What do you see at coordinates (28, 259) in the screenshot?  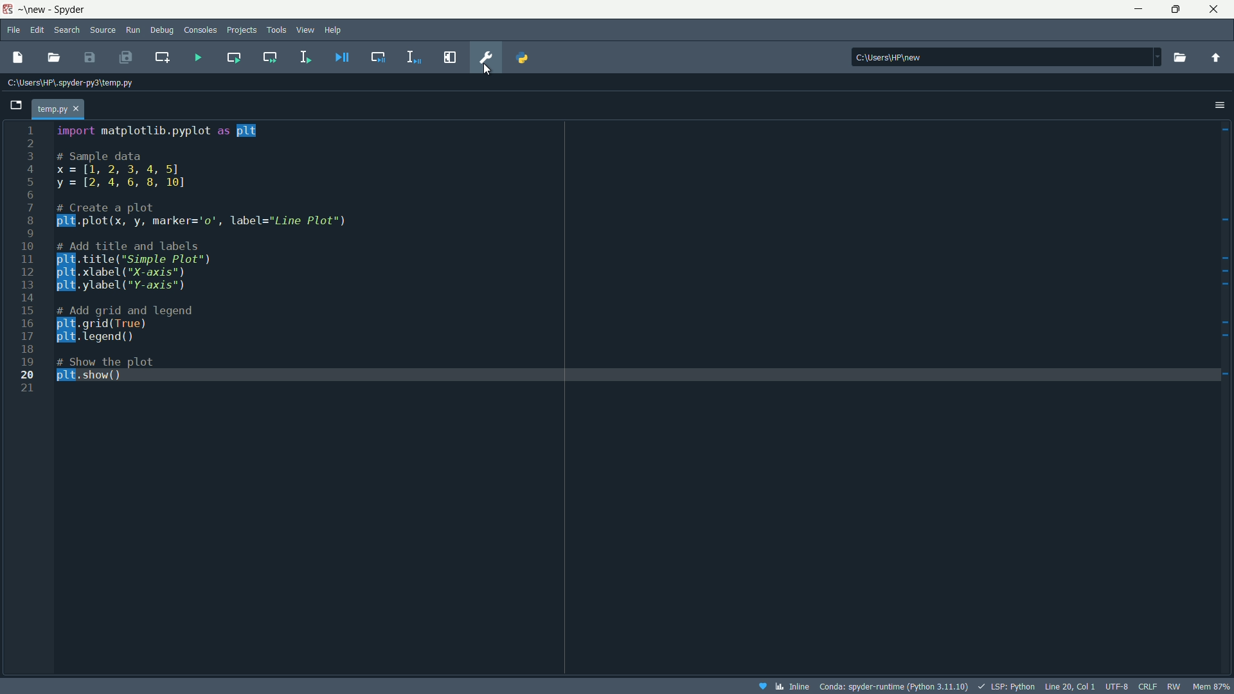 I see `line numbers` at bounding box center [28, 259].